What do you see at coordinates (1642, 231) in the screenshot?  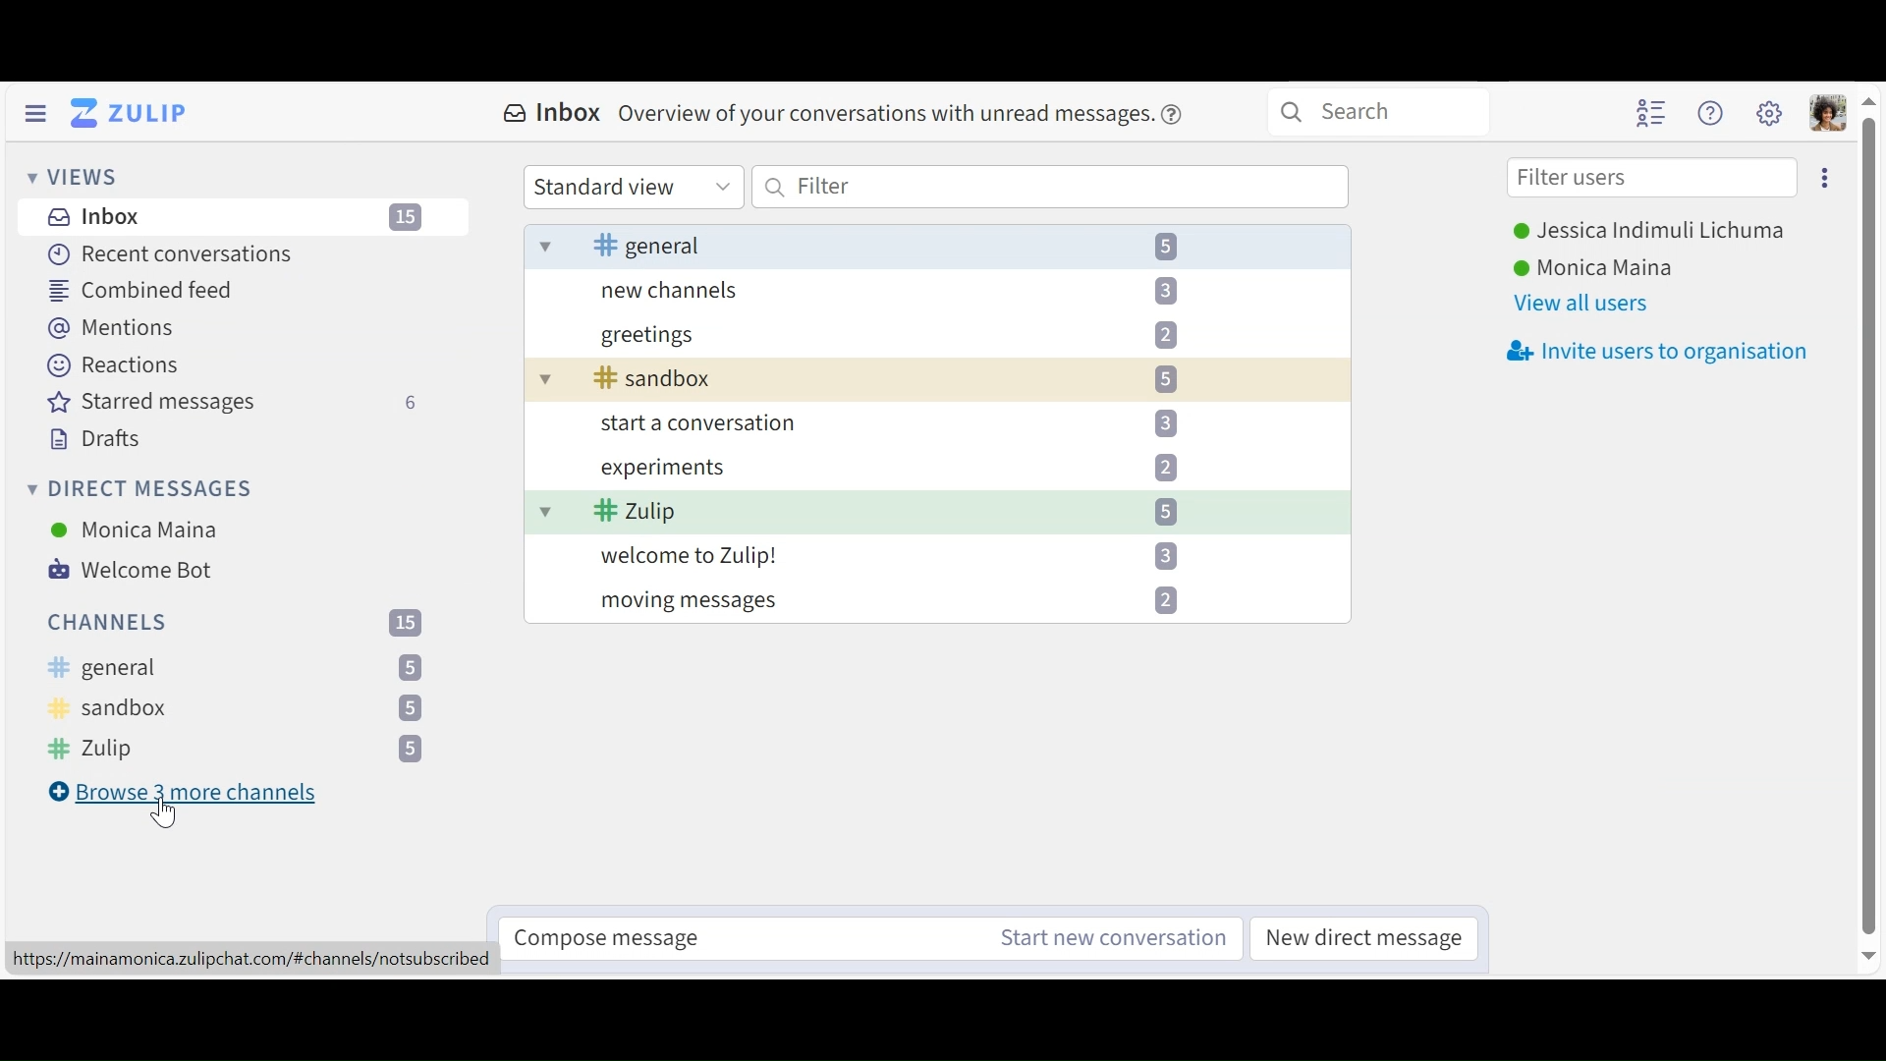 I see `Users` at bounding box center [1642, 231].